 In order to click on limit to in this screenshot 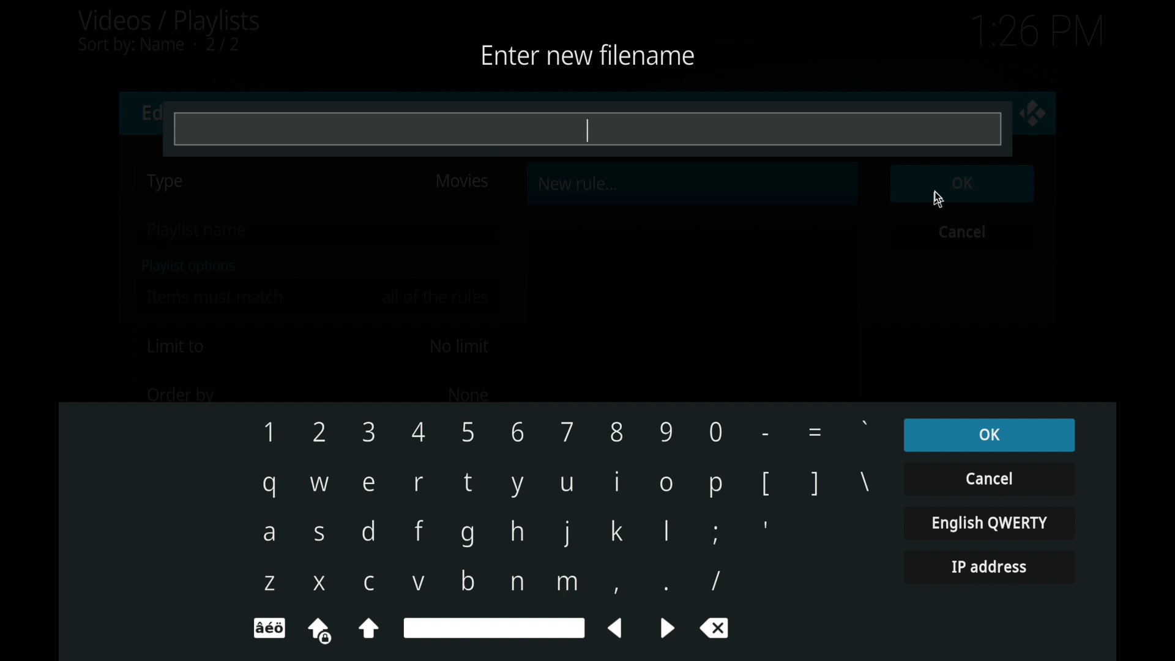, I will do `click(176, 346)`.